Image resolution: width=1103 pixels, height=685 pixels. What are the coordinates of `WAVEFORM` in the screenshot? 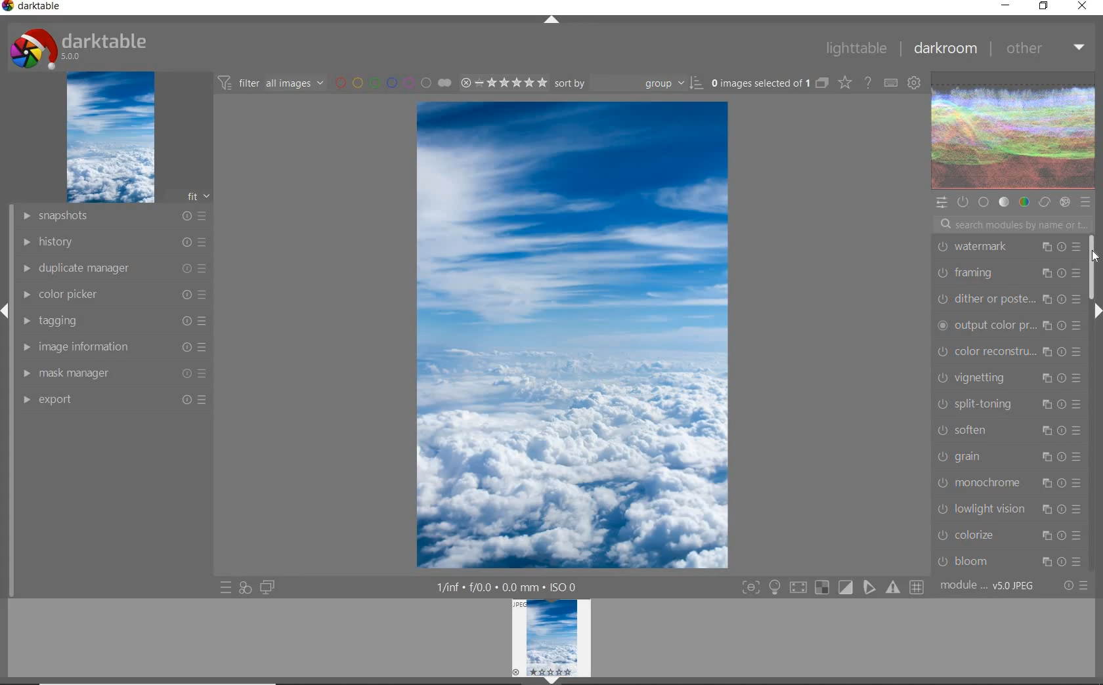 It's located at (1014, 131).